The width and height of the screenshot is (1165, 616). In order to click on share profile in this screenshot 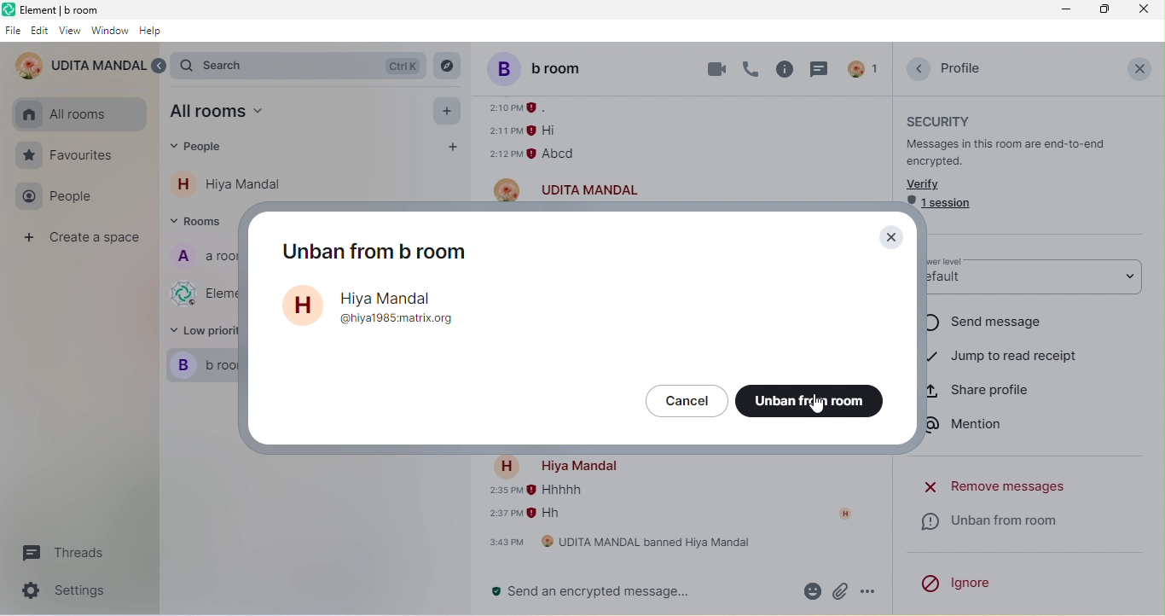, I will do `click(1003, 389)`.